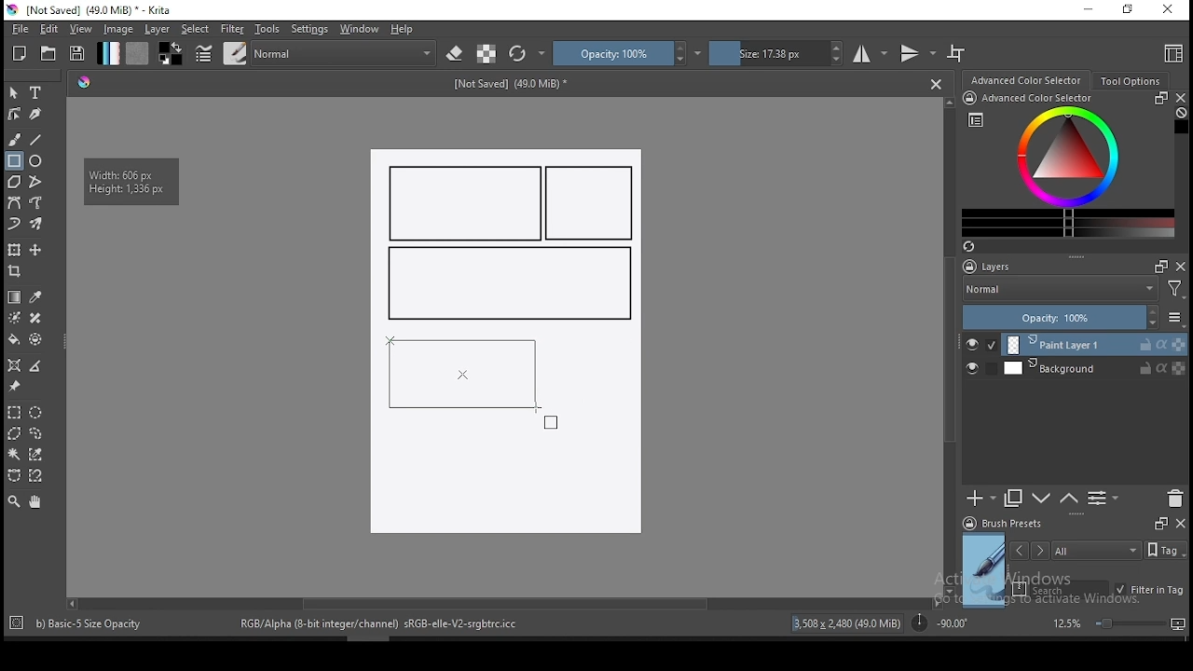 The image size is (1193, 671). I want to click on Filter, so click(1175, 292).